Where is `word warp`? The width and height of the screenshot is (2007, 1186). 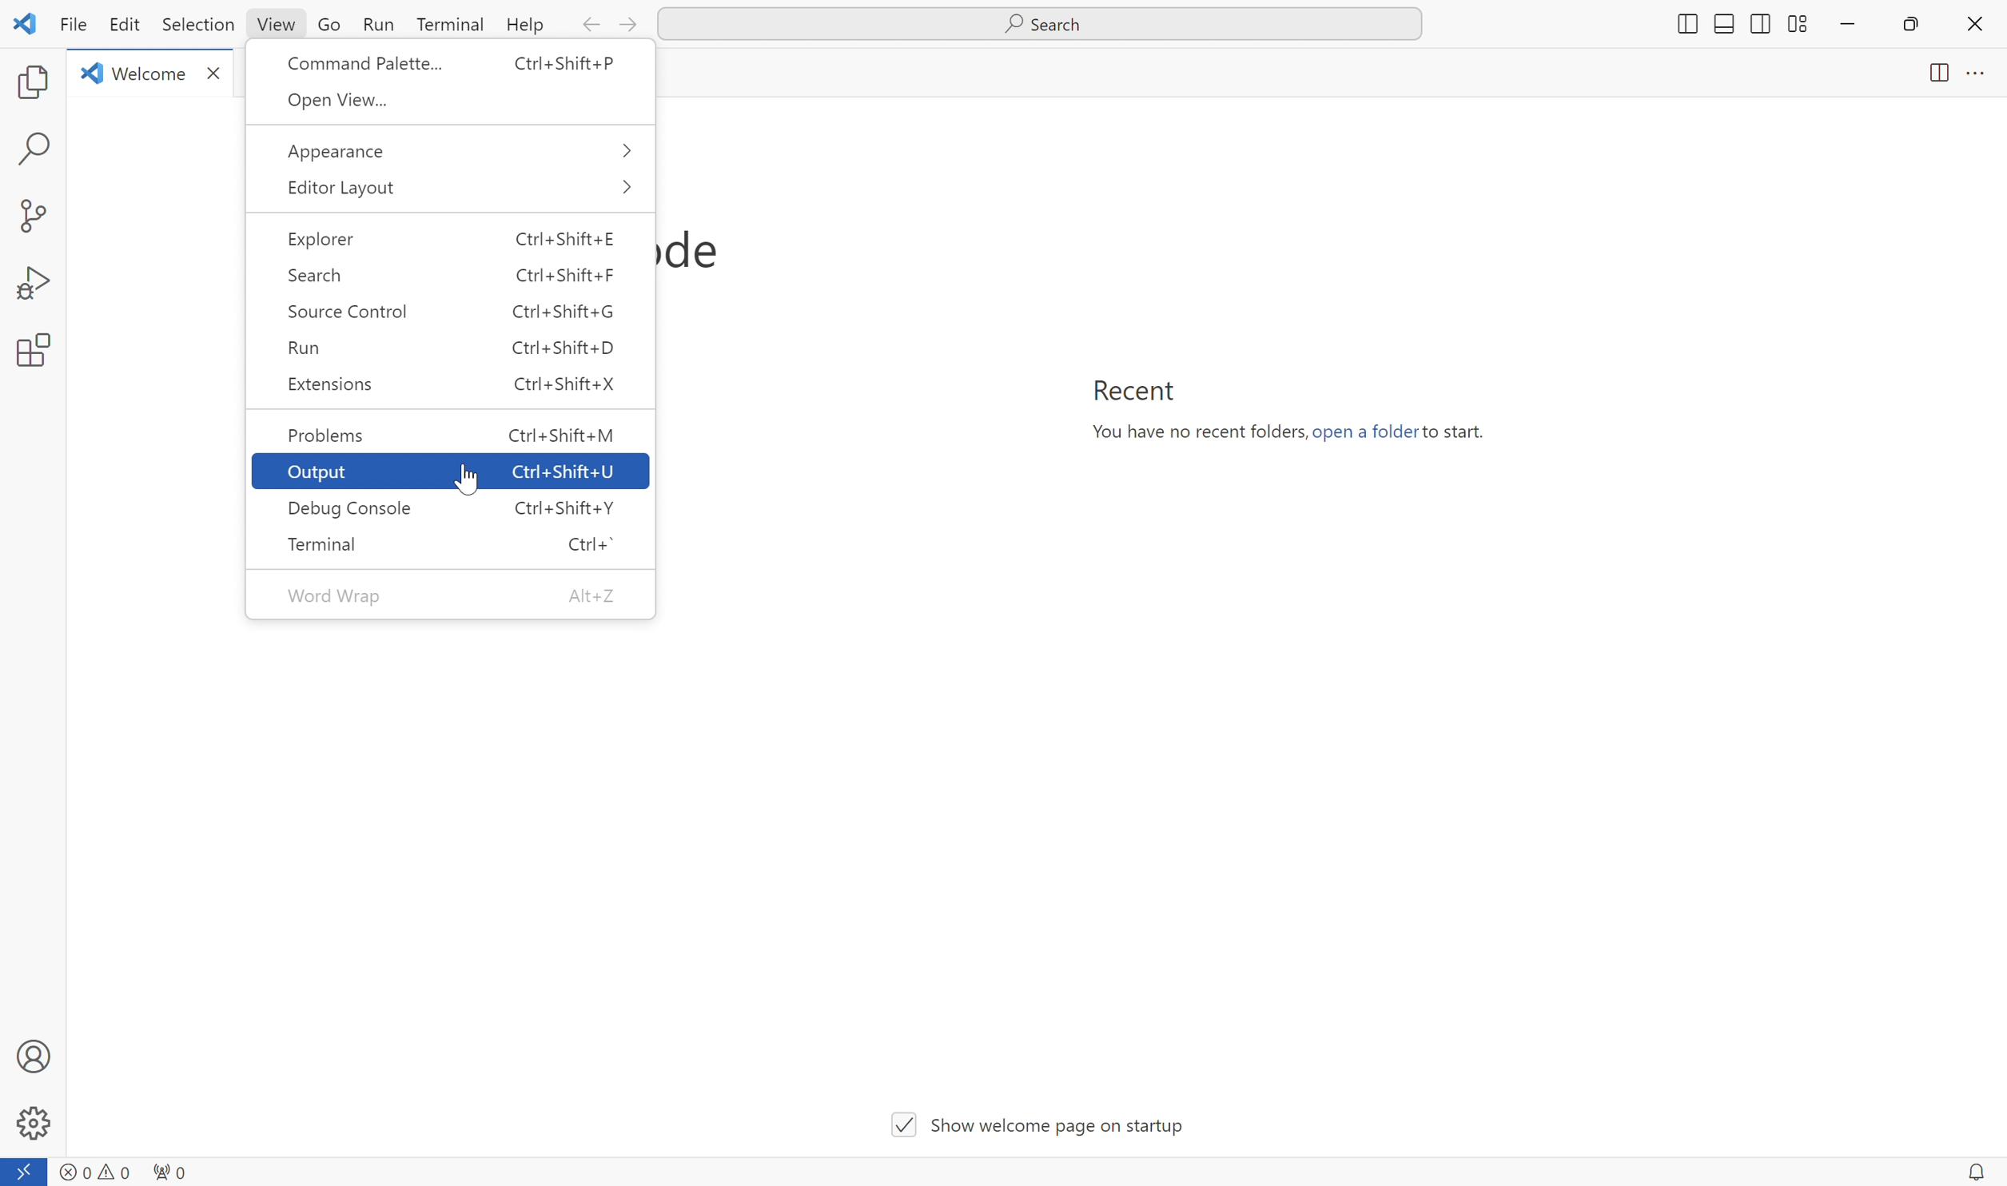
word warp is located at coordinates (447, 595).